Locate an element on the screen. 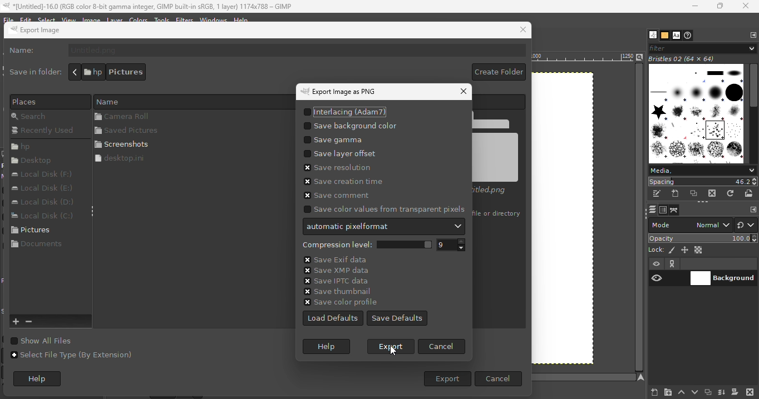 The width and height of the screenshot is (759, 399). go backward is located at coordinates (75, 72).